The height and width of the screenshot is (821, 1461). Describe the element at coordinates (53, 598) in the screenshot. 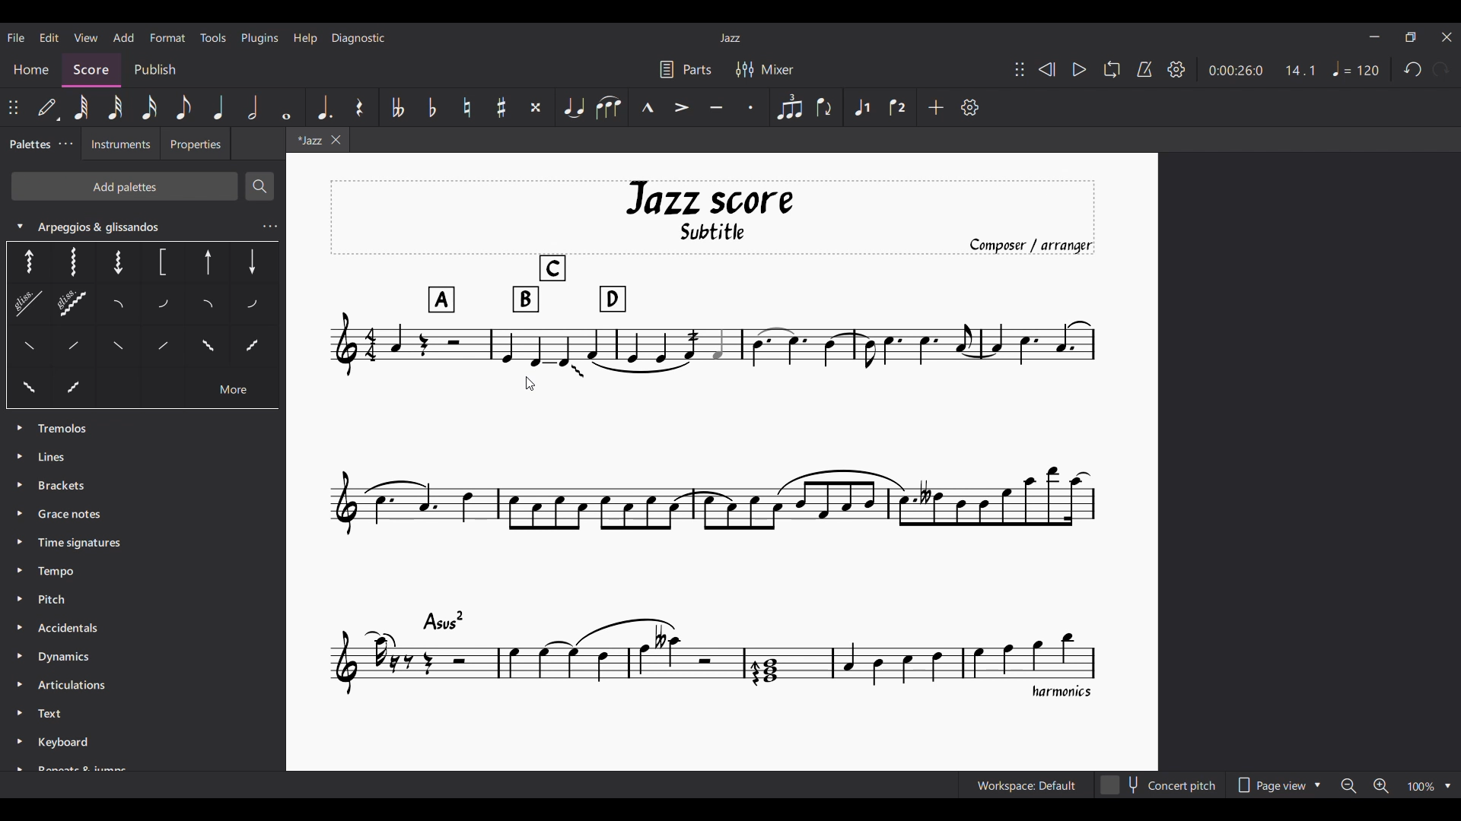

I see `Pitch` at that location.